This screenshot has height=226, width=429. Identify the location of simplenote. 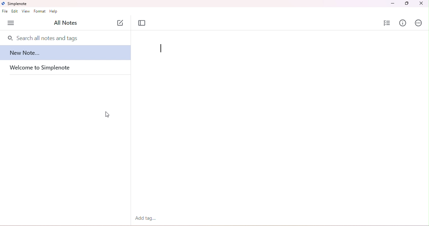
(15, 4).